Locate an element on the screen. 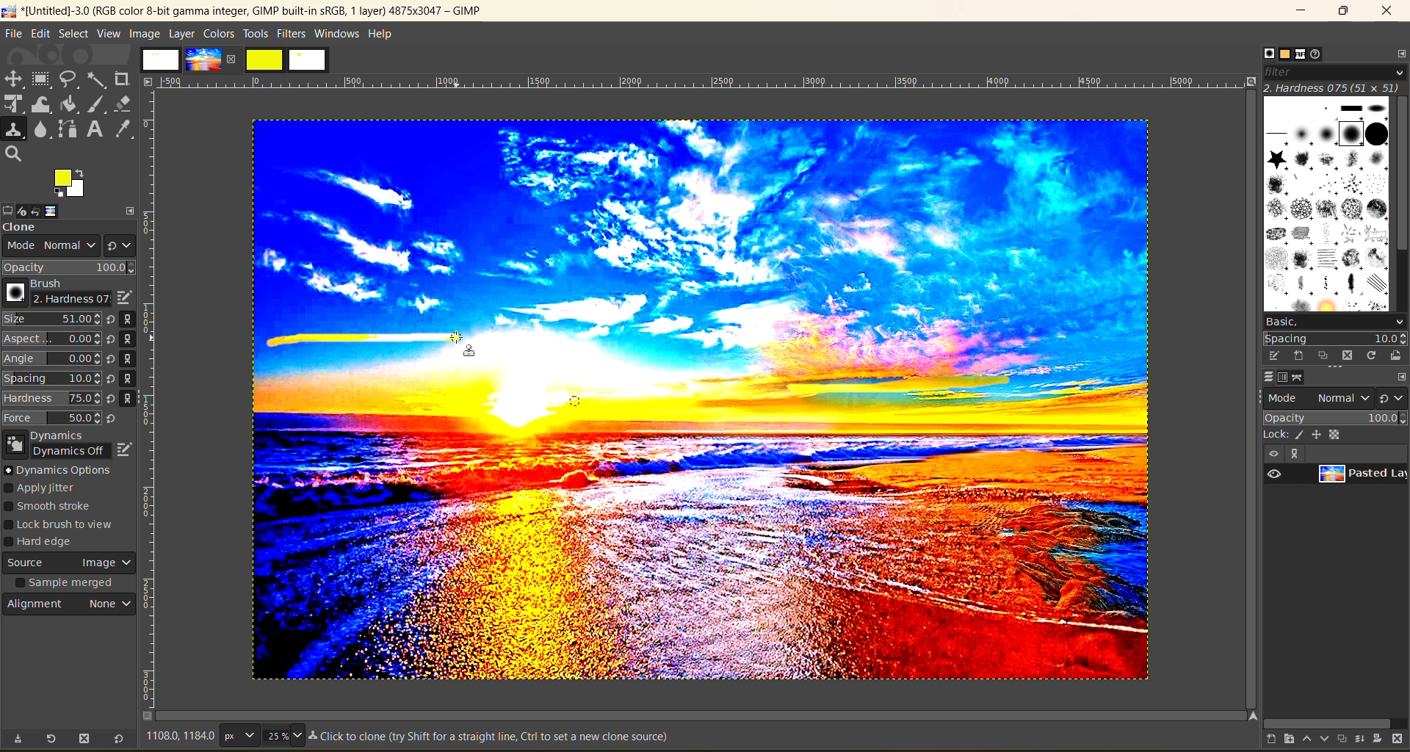 The height and width of the screenshot is (752, 1410). edit is located at coordinates (40, 33).